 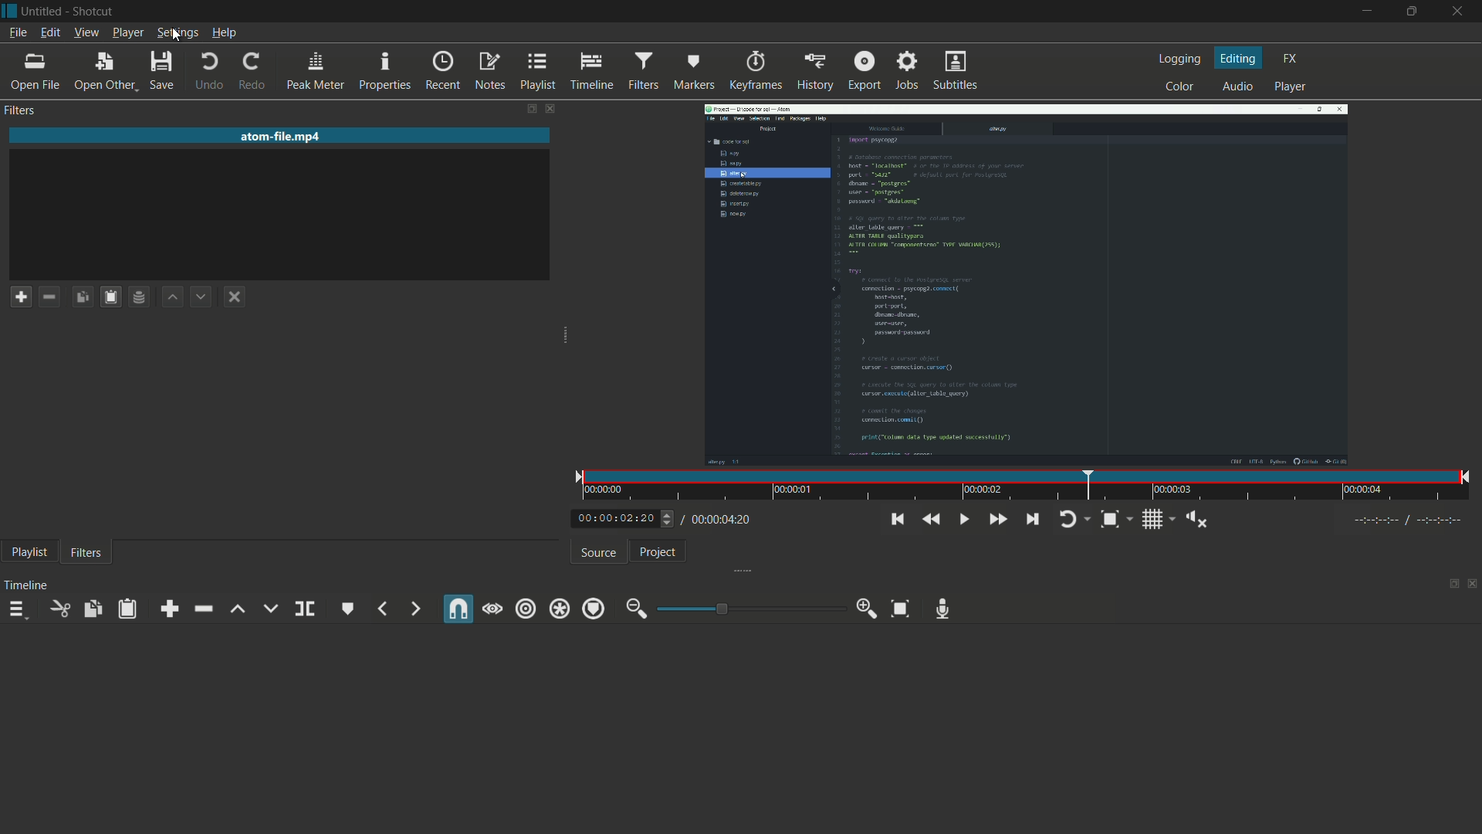 I want to click on deselect the filter, so click(x=235, y=297).